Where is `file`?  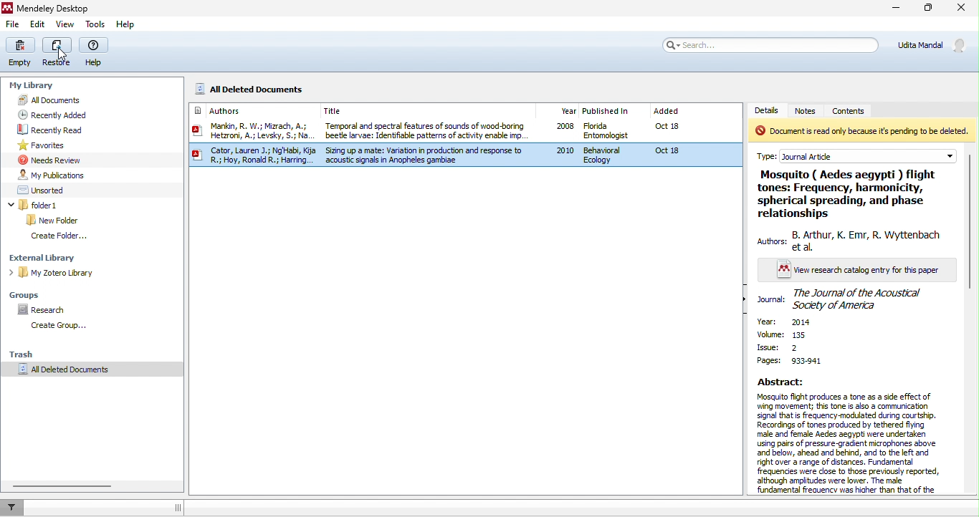 file is located at coordinates (13, 24).